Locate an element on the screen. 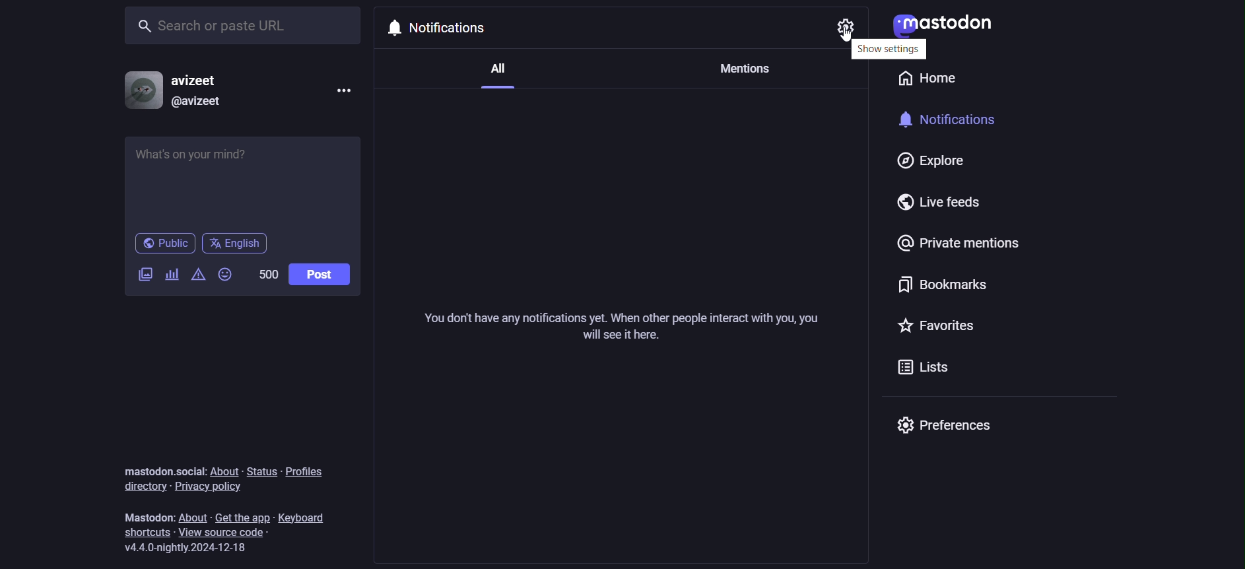 This screenshot has height=569, width=1245. mastodon is located at coordinates (955, 21).